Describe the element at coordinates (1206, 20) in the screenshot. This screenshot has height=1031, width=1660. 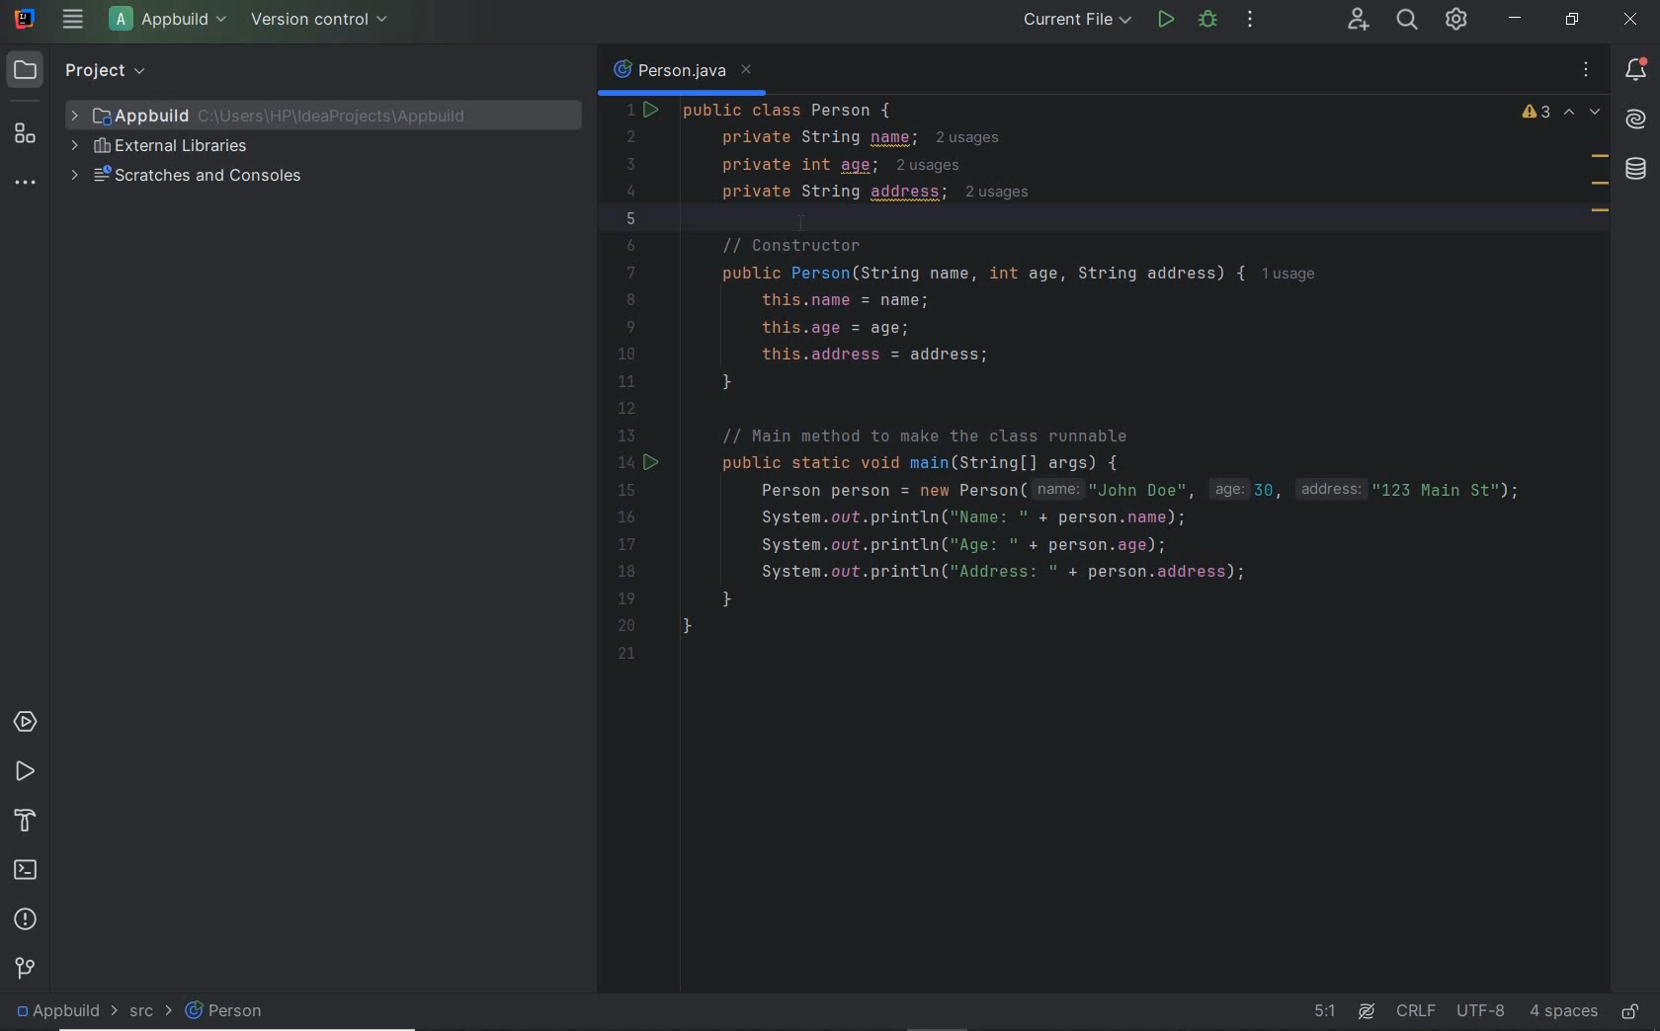
I see `debug` at that location.